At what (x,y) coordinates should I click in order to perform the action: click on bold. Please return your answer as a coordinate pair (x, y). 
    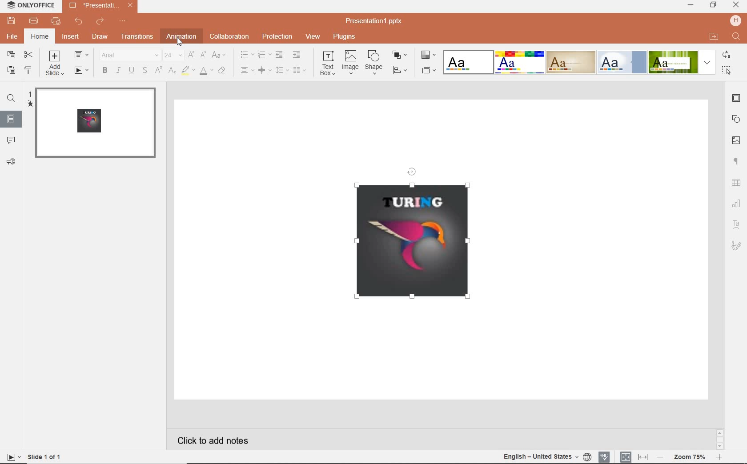
    Looking at the image, I should click on (104, 71).